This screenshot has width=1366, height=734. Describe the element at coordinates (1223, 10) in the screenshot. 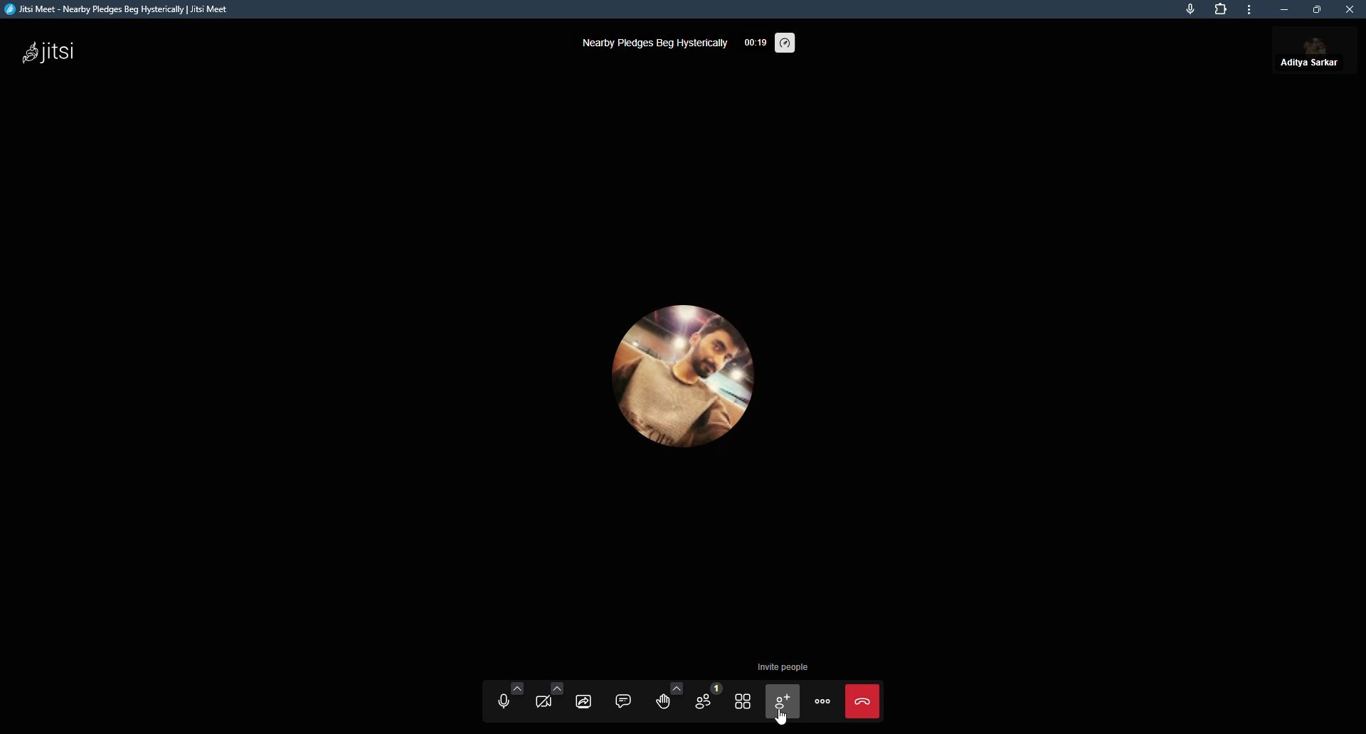

I see `extensions` at that location.